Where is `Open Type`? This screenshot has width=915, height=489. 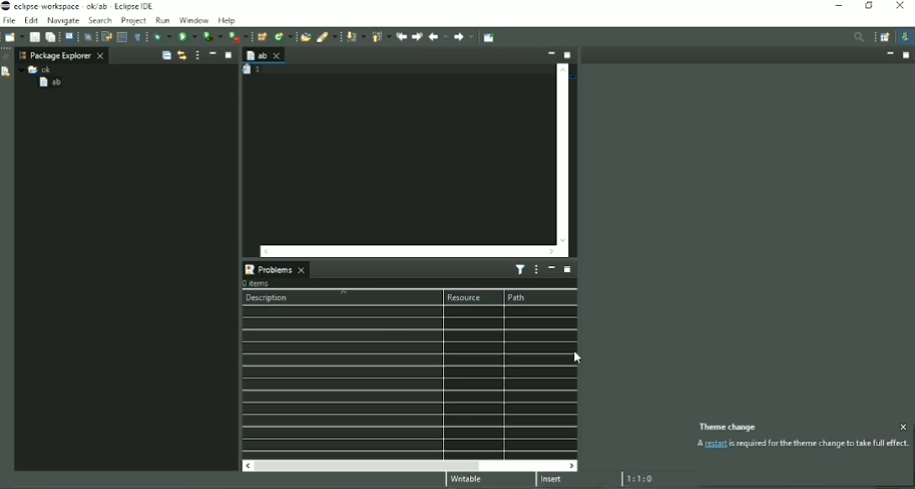
Open Type is located at coordinates (305, 38).